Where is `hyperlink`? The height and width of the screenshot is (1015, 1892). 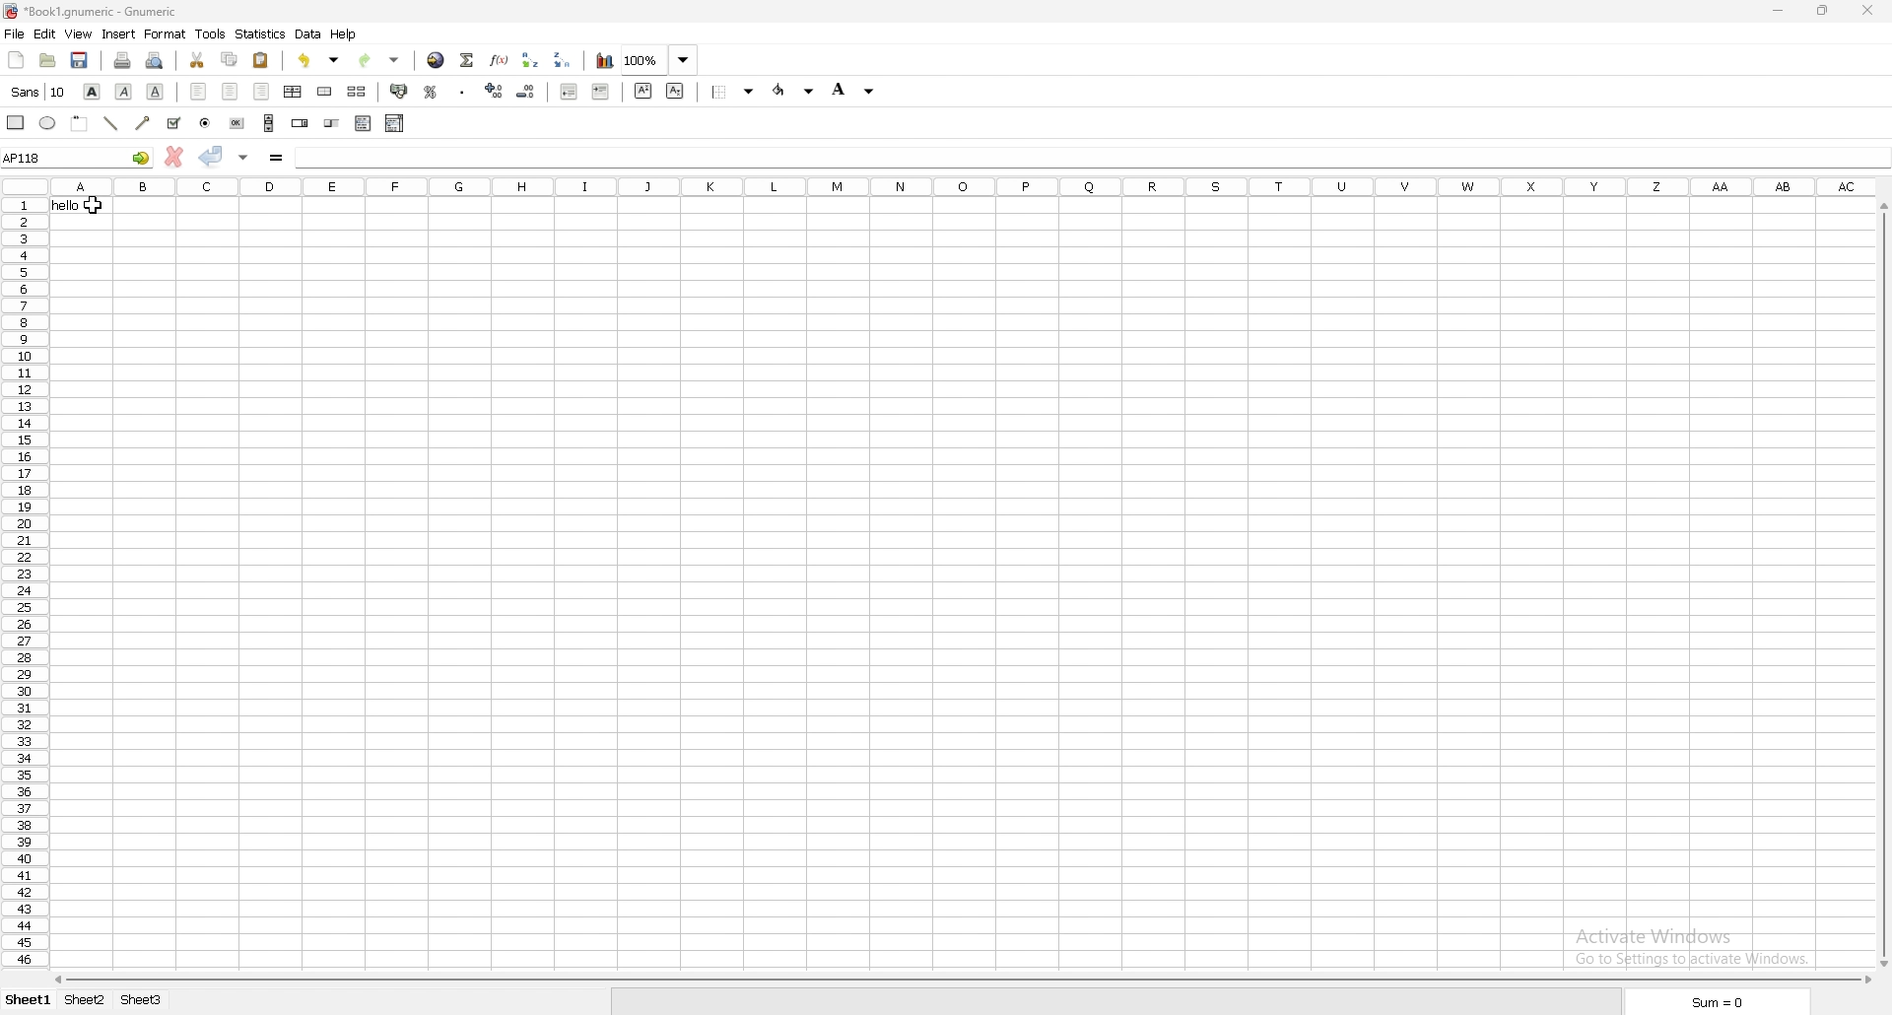
hyperlink is located at coordinates (438, 60).